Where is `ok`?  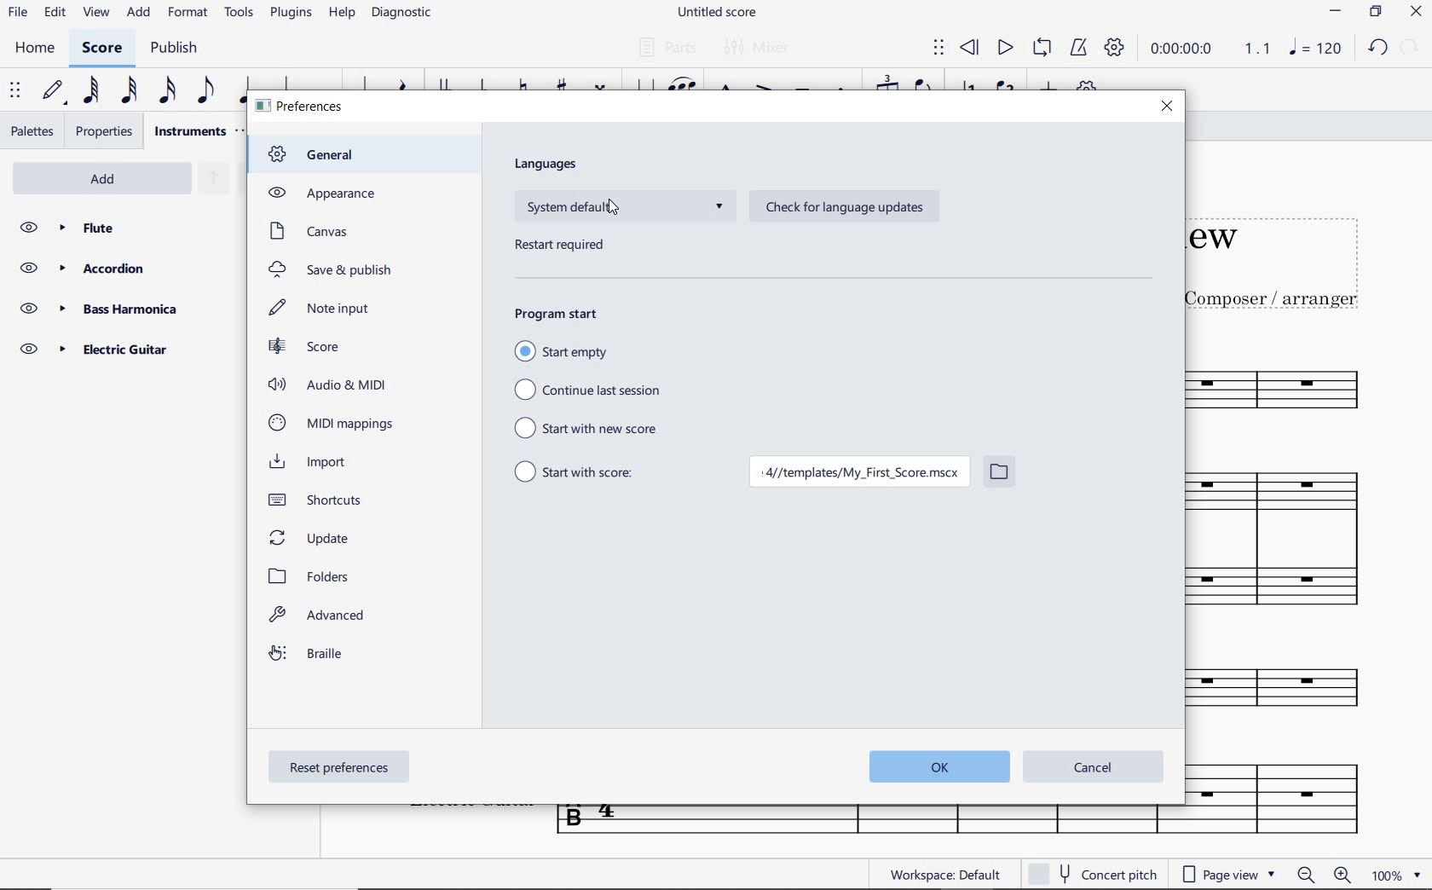
ok is located at coordinates (934, 767).